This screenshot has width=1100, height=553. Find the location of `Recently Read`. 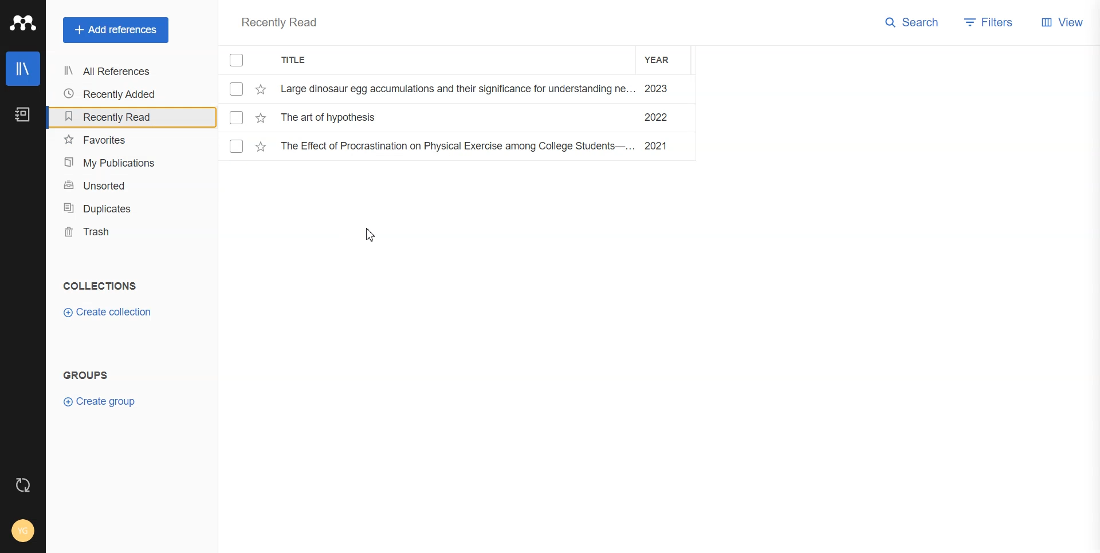

Recently Read is located at coordinates (281, 22).